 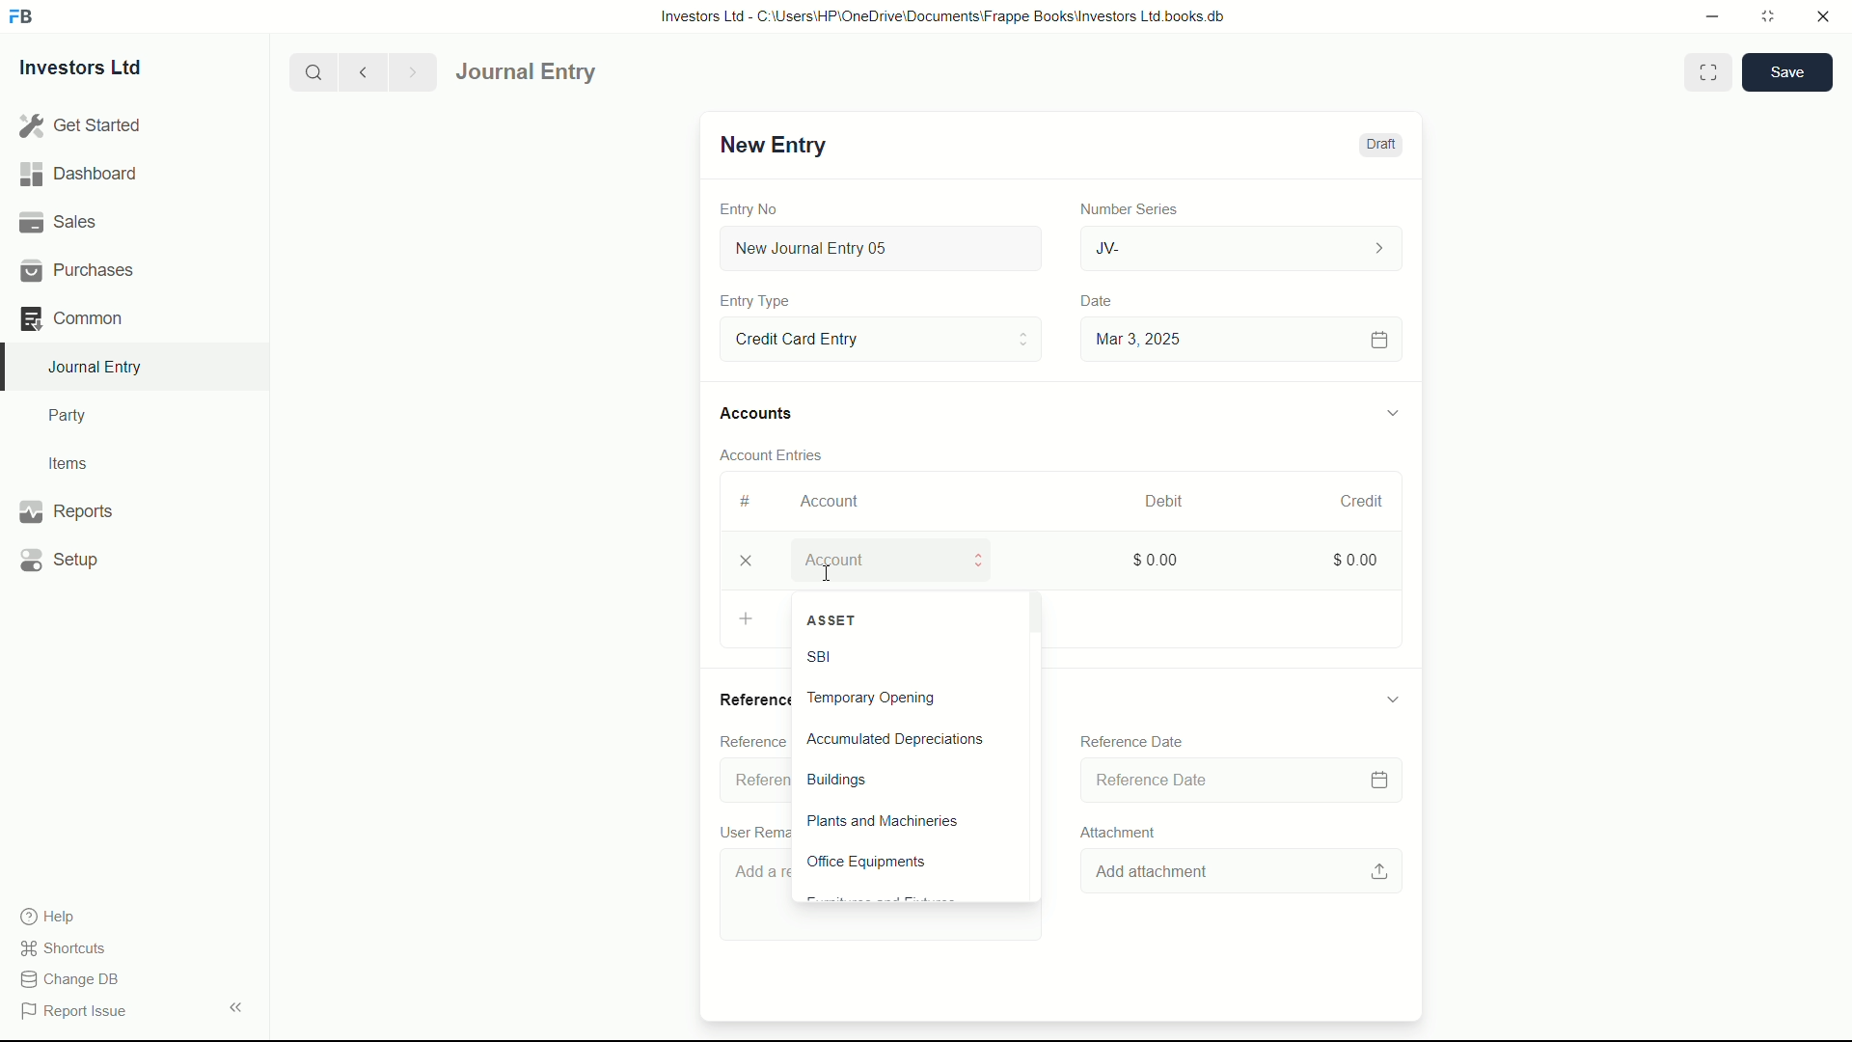 I want to click on Account Entries, so click(x=779, y=452).